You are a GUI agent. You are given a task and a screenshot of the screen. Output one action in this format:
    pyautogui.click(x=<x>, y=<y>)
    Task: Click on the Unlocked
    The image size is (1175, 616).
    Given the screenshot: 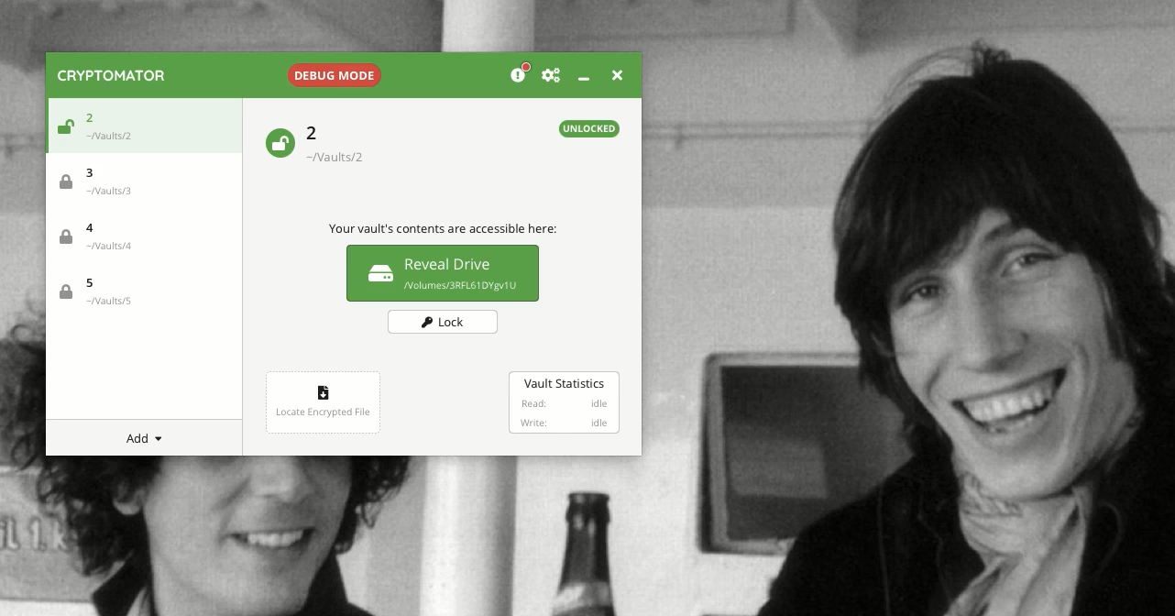 What is the action you would take?
    pyautogui.click(x=590, y=128)
    